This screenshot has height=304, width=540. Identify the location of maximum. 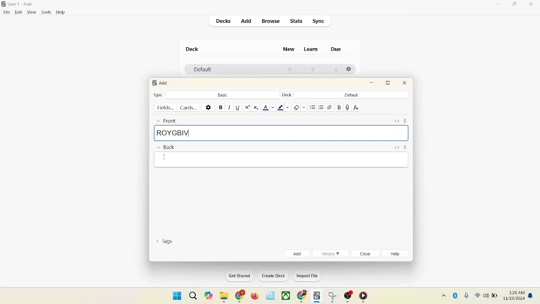
(389, 83).